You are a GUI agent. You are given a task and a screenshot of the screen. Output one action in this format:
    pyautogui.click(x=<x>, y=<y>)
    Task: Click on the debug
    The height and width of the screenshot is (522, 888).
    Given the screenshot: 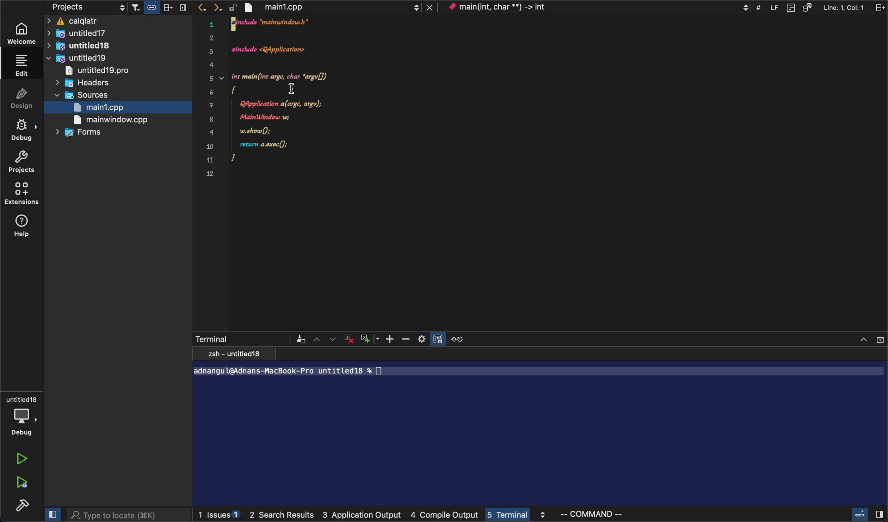 What is the action you would take?
    pyautogui.click(x=21, y=414)
    